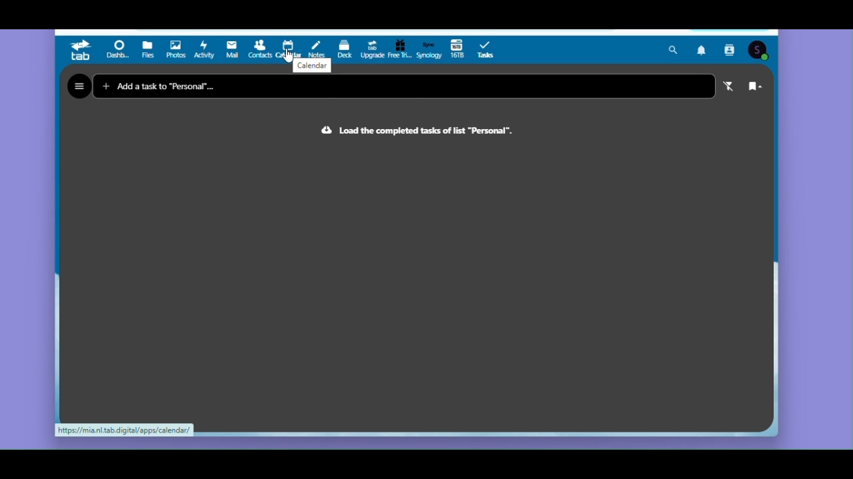  What do you see at coordinates (313, 67) in the screenshot?
I see `Calendar` at bounding box center [313, 67].